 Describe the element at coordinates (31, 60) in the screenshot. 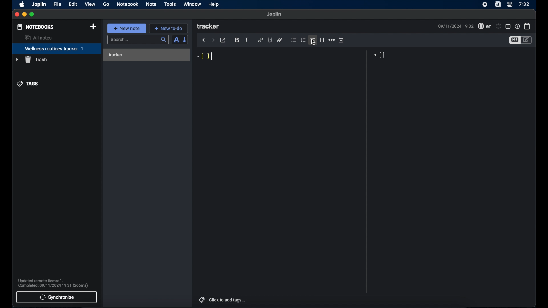

I see `trash` at that location.